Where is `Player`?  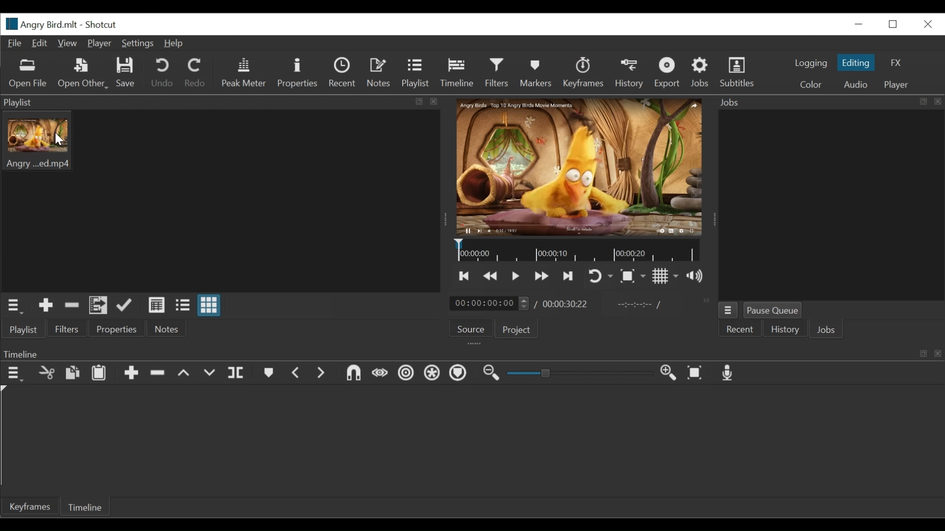
Player is located at coordinates (98, 44).